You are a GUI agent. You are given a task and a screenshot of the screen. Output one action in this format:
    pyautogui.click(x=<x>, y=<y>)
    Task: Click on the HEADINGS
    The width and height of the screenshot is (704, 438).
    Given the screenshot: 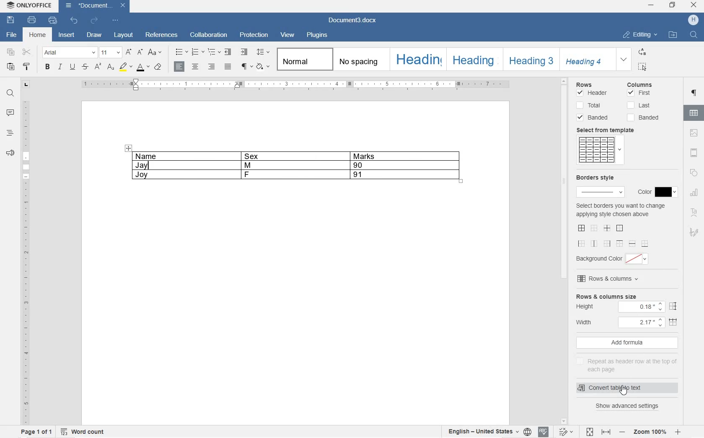 What is the action you would take?
    pyautogui.click(x=9, y=133)
    